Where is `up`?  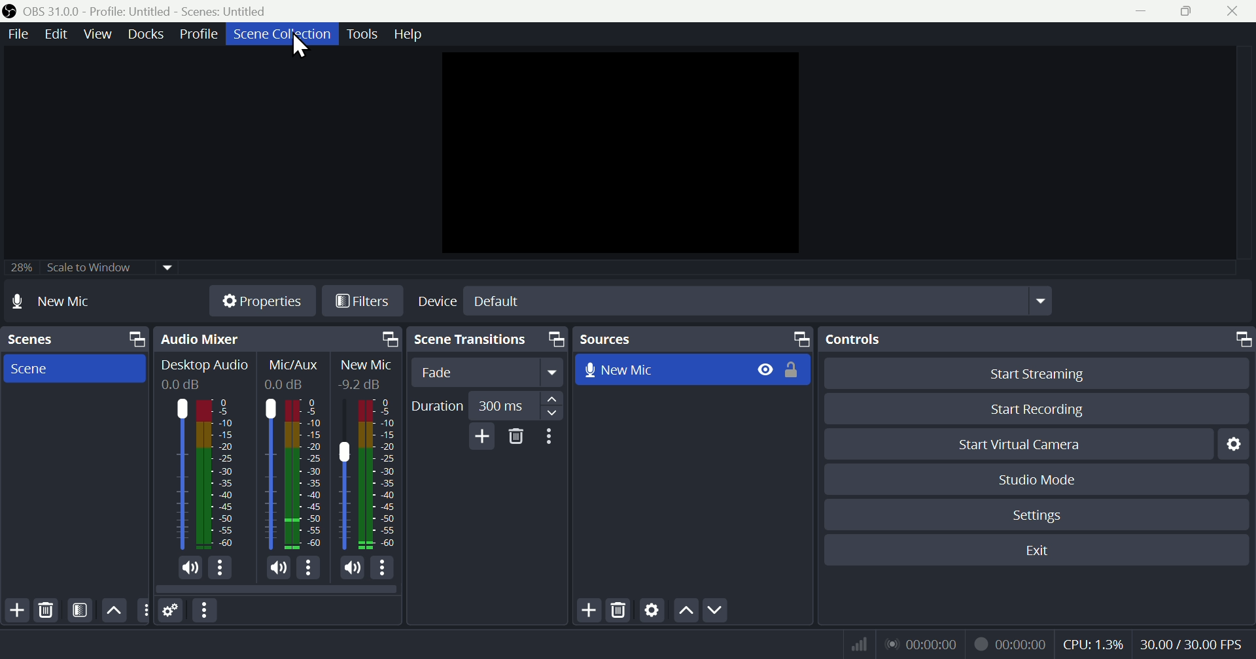
up is located at coordinates (113, 611).